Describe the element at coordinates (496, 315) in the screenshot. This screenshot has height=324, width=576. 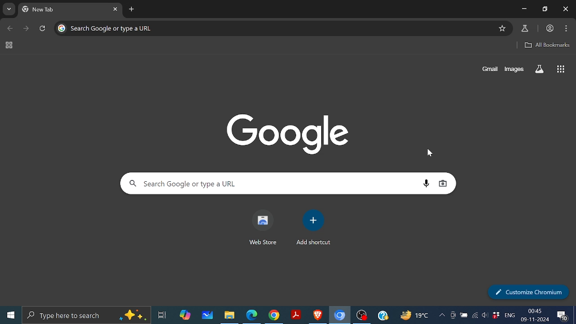
I see `Dropbox` at that location.